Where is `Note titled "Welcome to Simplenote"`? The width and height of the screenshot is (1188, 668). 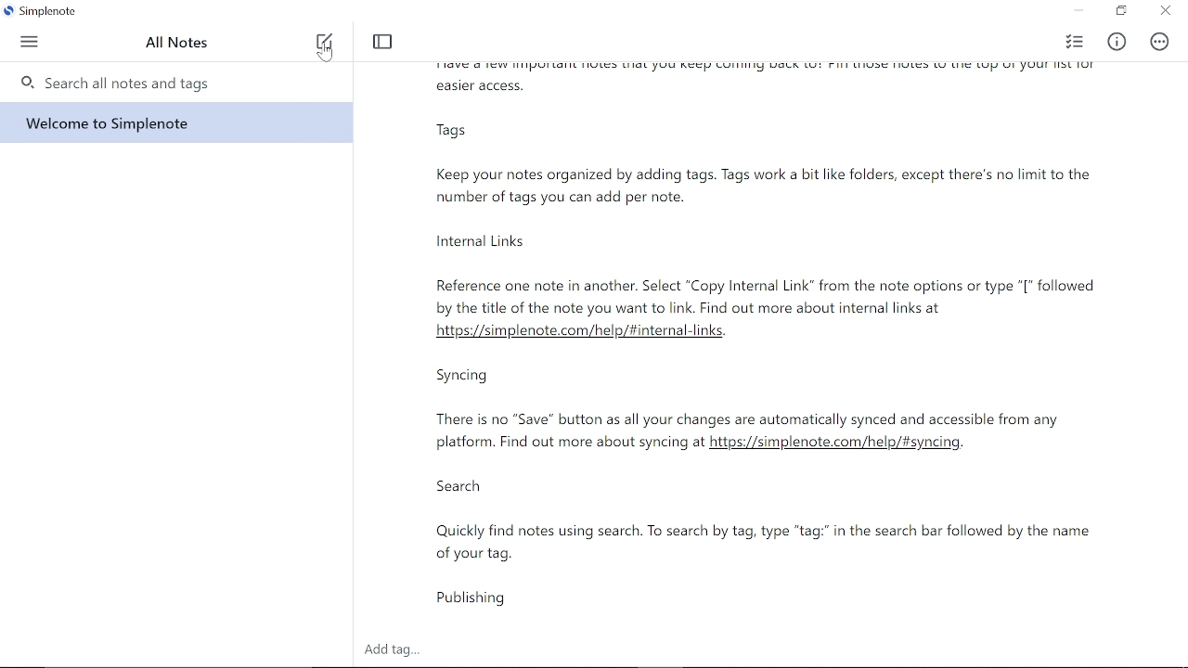
Note titled "Welcome to Simplenote" is located at coordinates (176, 122).